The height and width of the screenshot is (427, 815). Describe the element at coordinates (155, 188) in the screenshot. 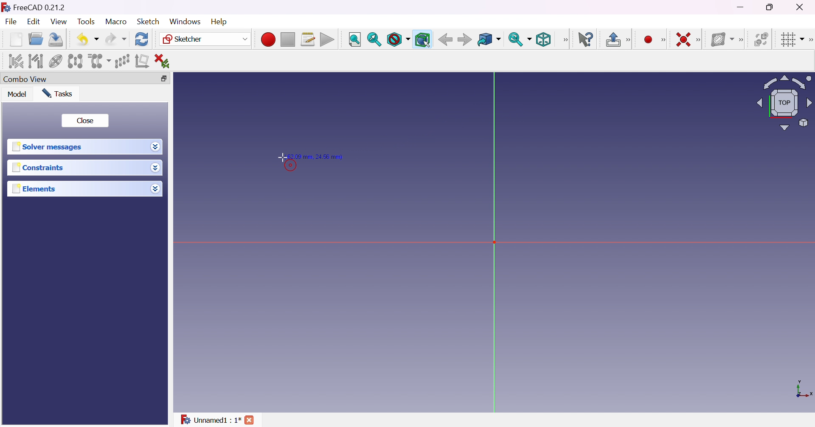

I see `Drop down` at that location.